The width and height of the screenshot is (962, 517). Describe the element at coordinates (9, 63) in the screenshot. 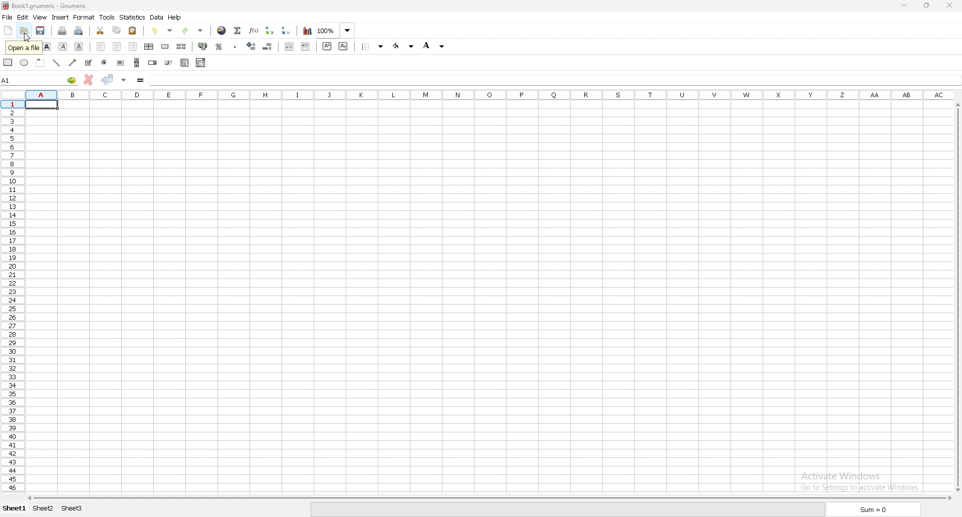

I see `rectangle` at that location.